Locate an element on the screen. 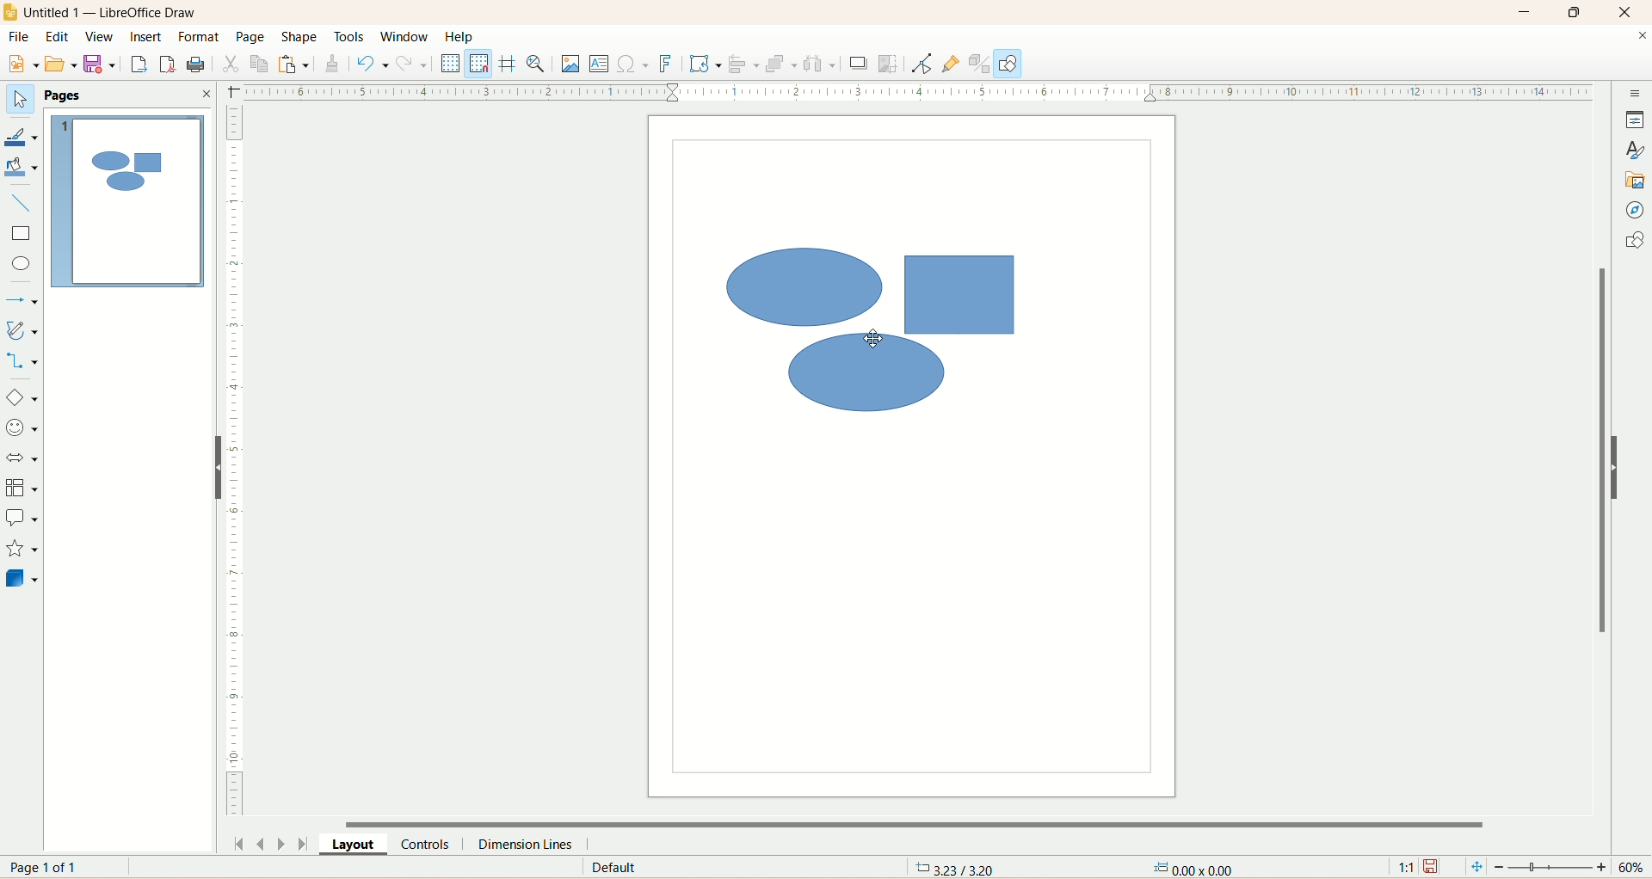 This screenshot has width=1652, height=879. coordinates is located at coordinates (952, 870).